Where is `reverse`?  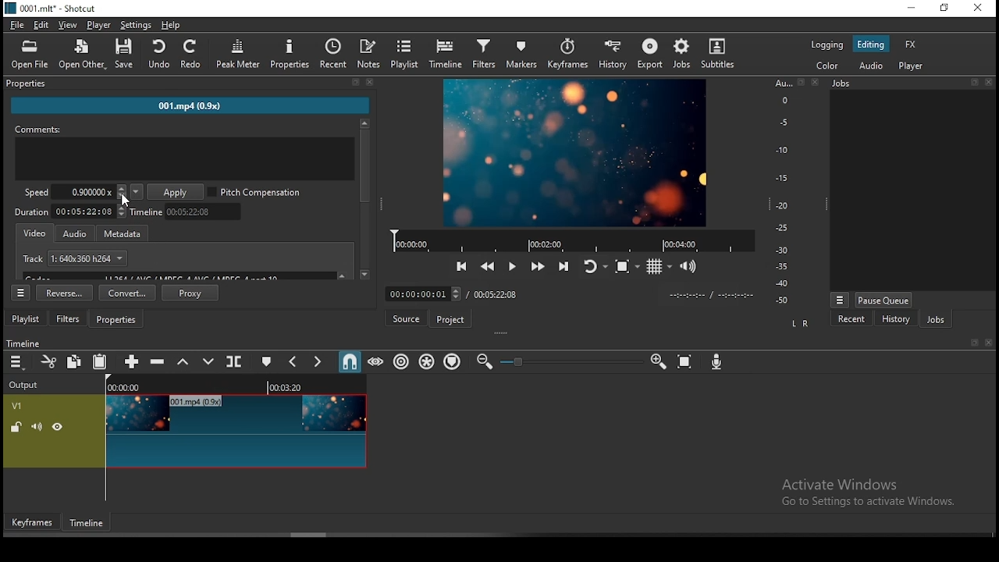 reverse is located at coordinates (65, 293).